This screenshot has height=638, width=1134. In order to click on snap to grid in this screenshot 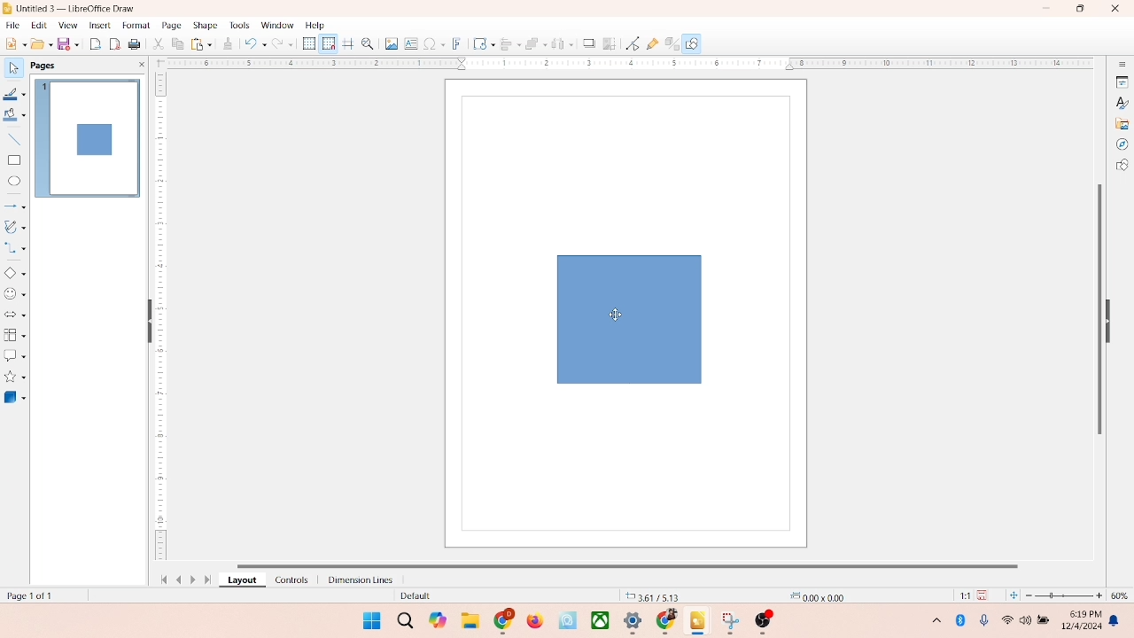, I will do `click(326, 43)`.